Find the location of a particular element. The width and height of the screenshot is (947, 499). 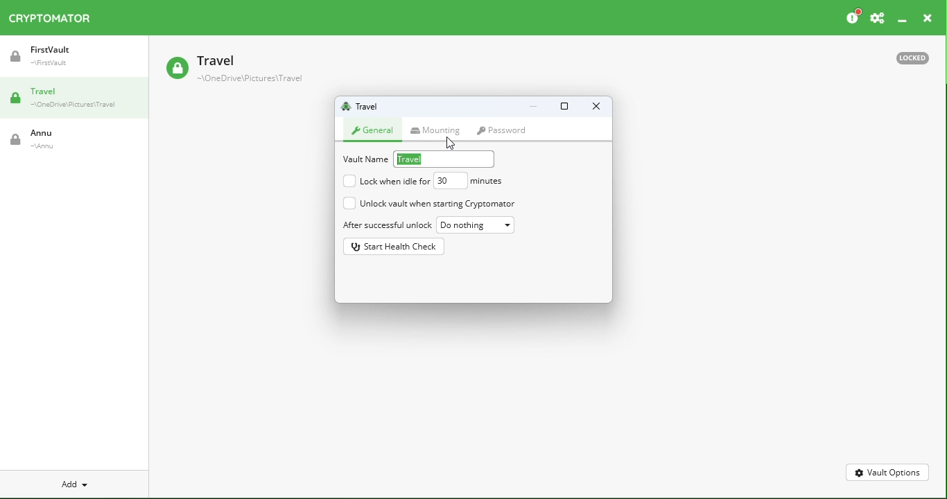

Drop down menu is located at coordinates (478, 225).